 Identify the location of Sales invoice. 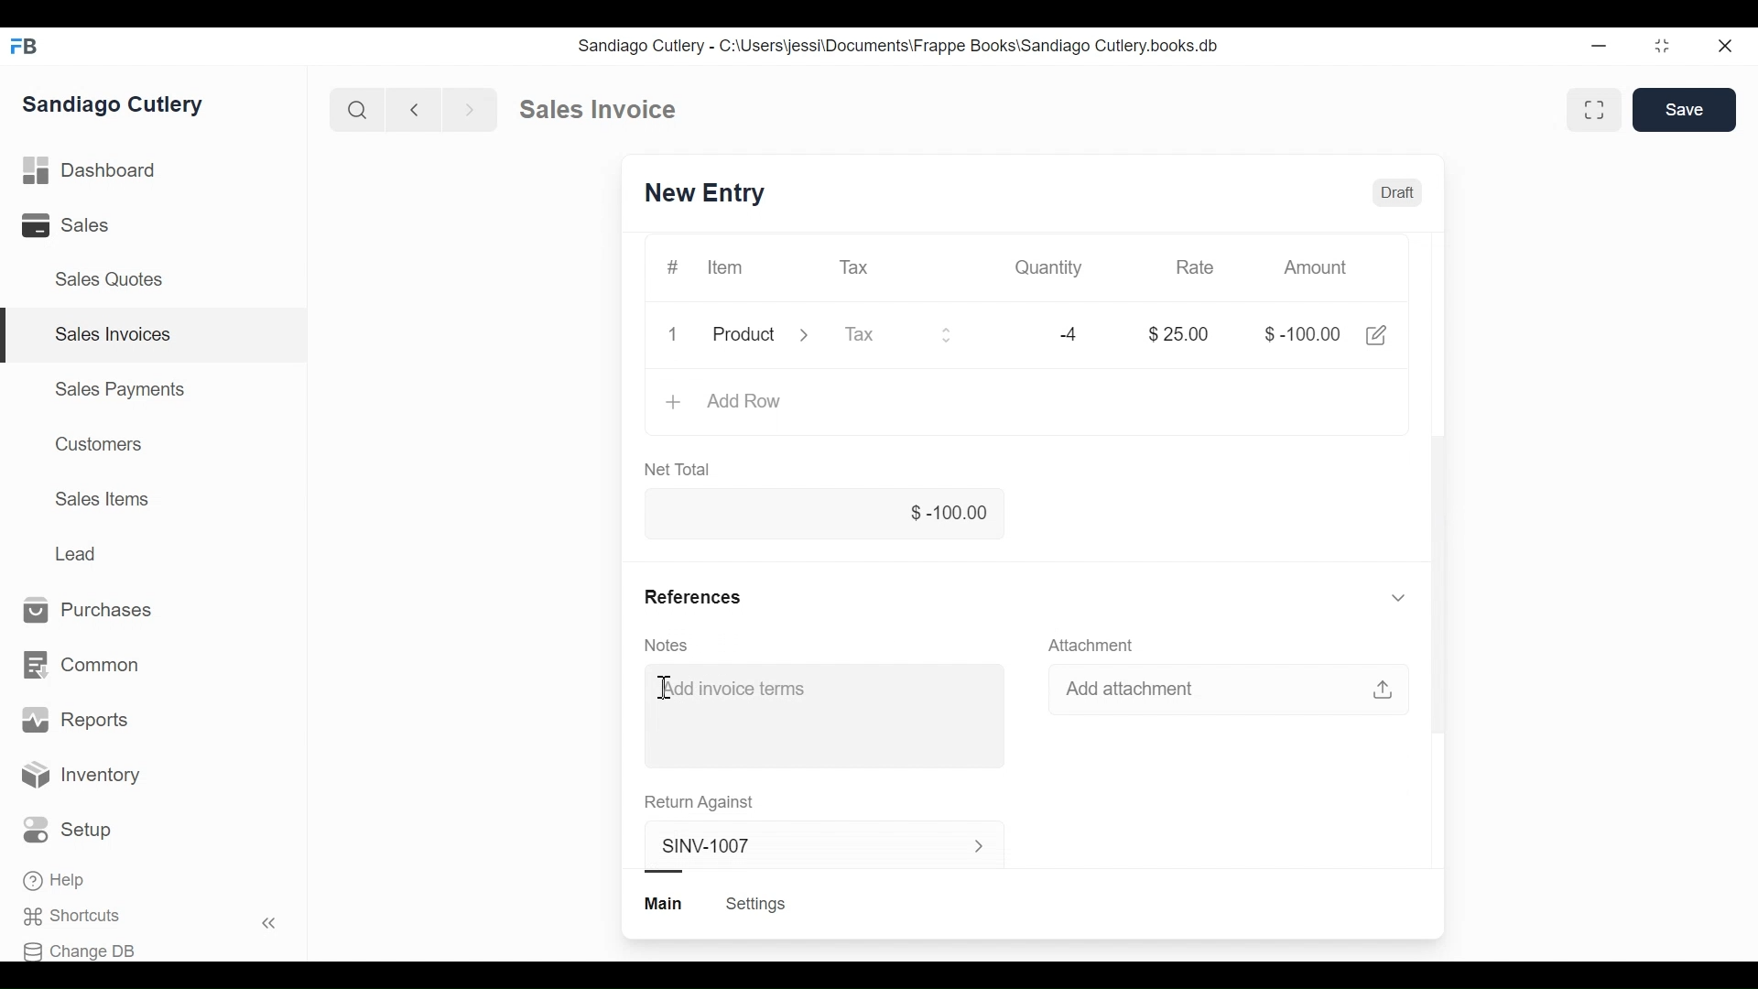
(597, 110).